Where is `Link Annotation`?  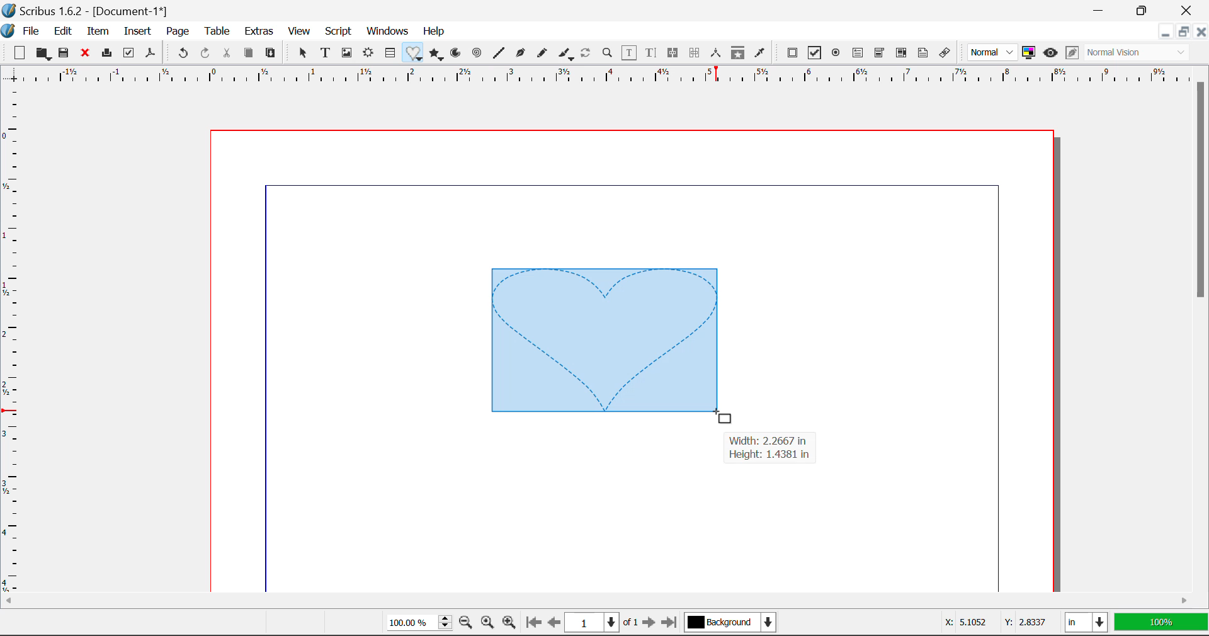
Link Annotation is located at coordinates (945, 54).